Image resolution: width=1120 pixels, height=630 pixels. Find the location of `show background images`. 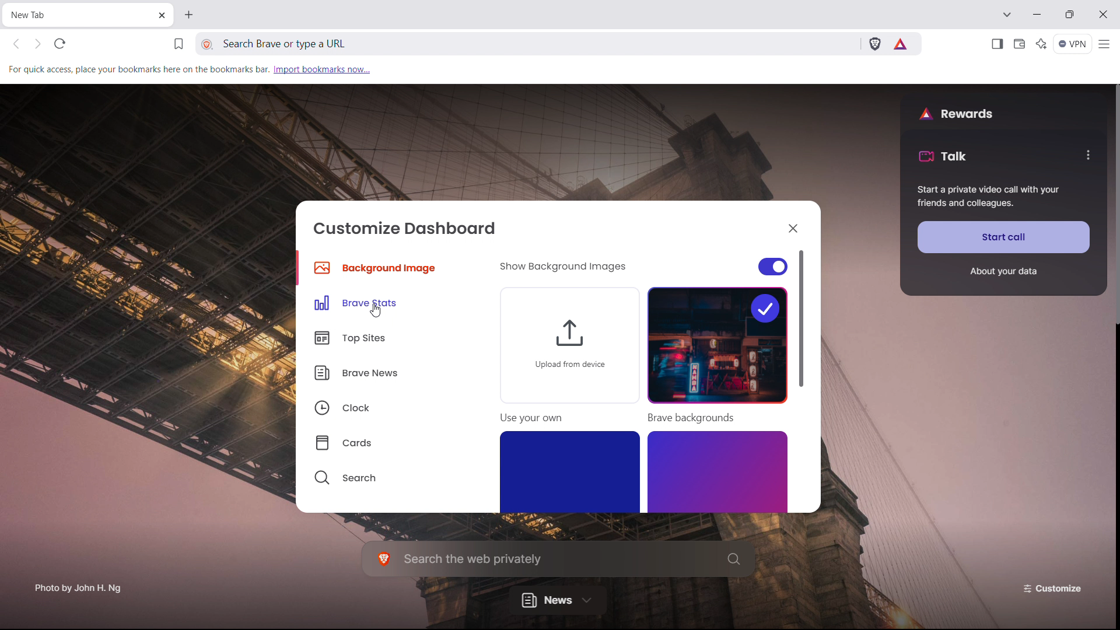

show background images is located at coordinates (644, 266).